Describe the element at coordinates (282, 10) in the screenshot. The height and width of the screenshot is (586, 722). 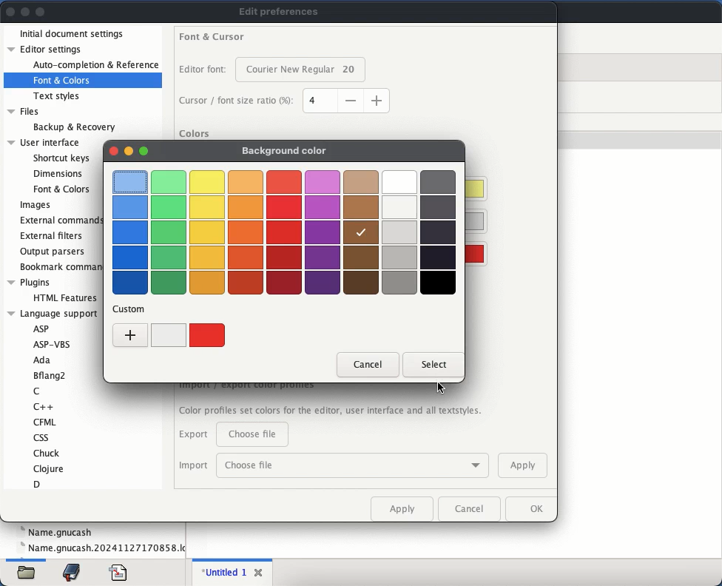
I see `edit preferences` at that location.